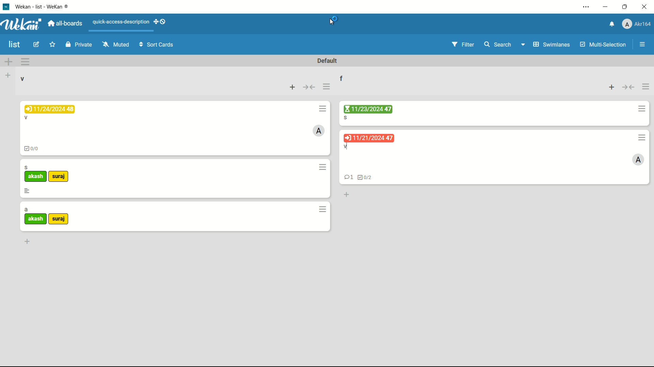 The height and width of the screenshot is (367, 654). What do you see at coordinates (612, 88) in the screenshot?
I see `add card top of list` at bounding box center [612, 88].